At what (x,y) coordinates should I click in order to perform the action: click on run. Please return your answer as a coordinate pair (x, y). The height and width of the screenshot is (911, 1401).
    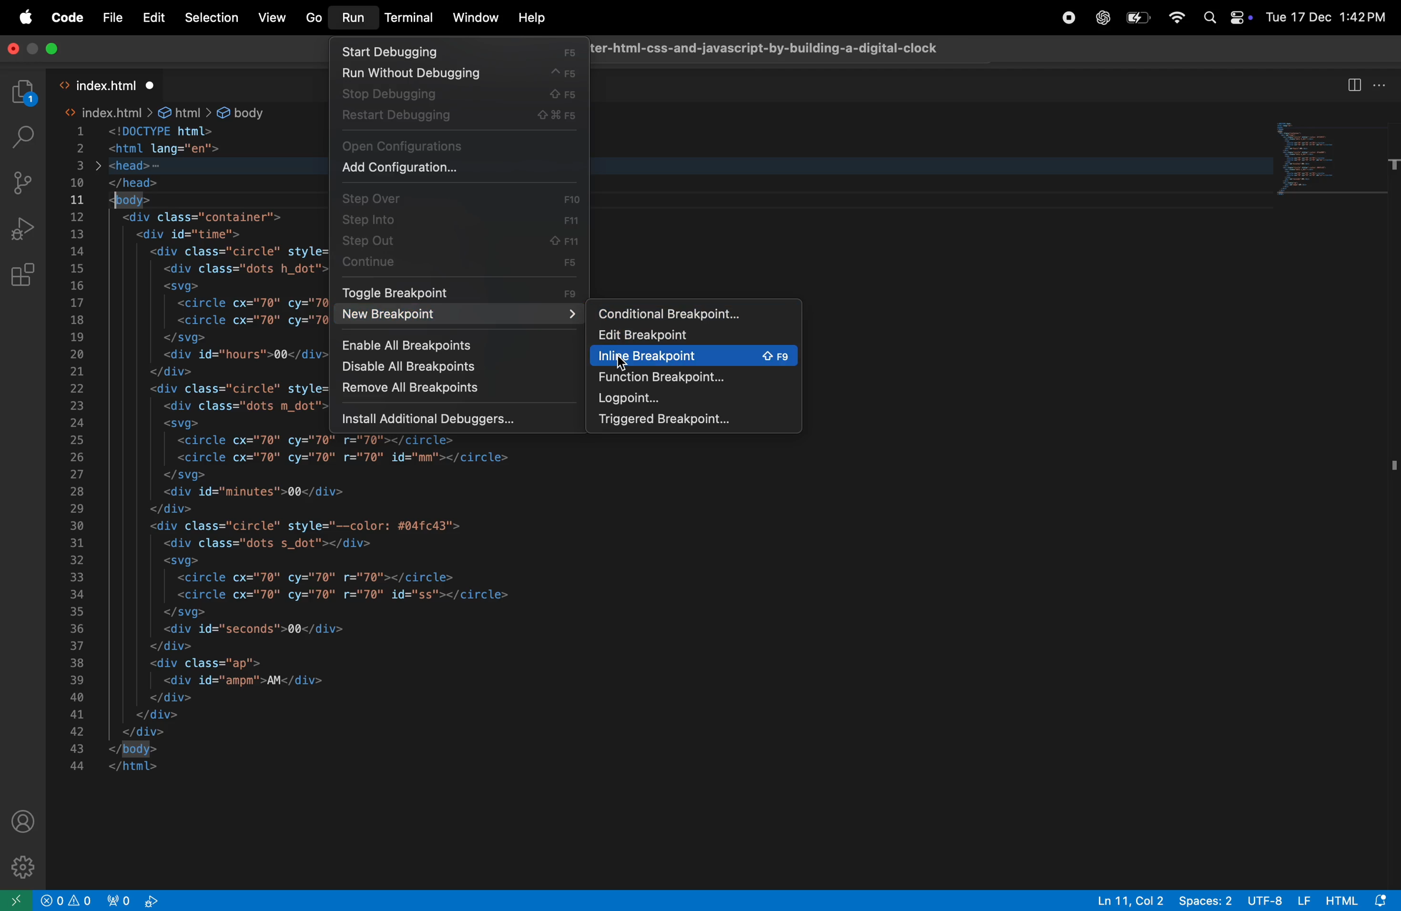
    Looking at the image, I should click on (351, 19).